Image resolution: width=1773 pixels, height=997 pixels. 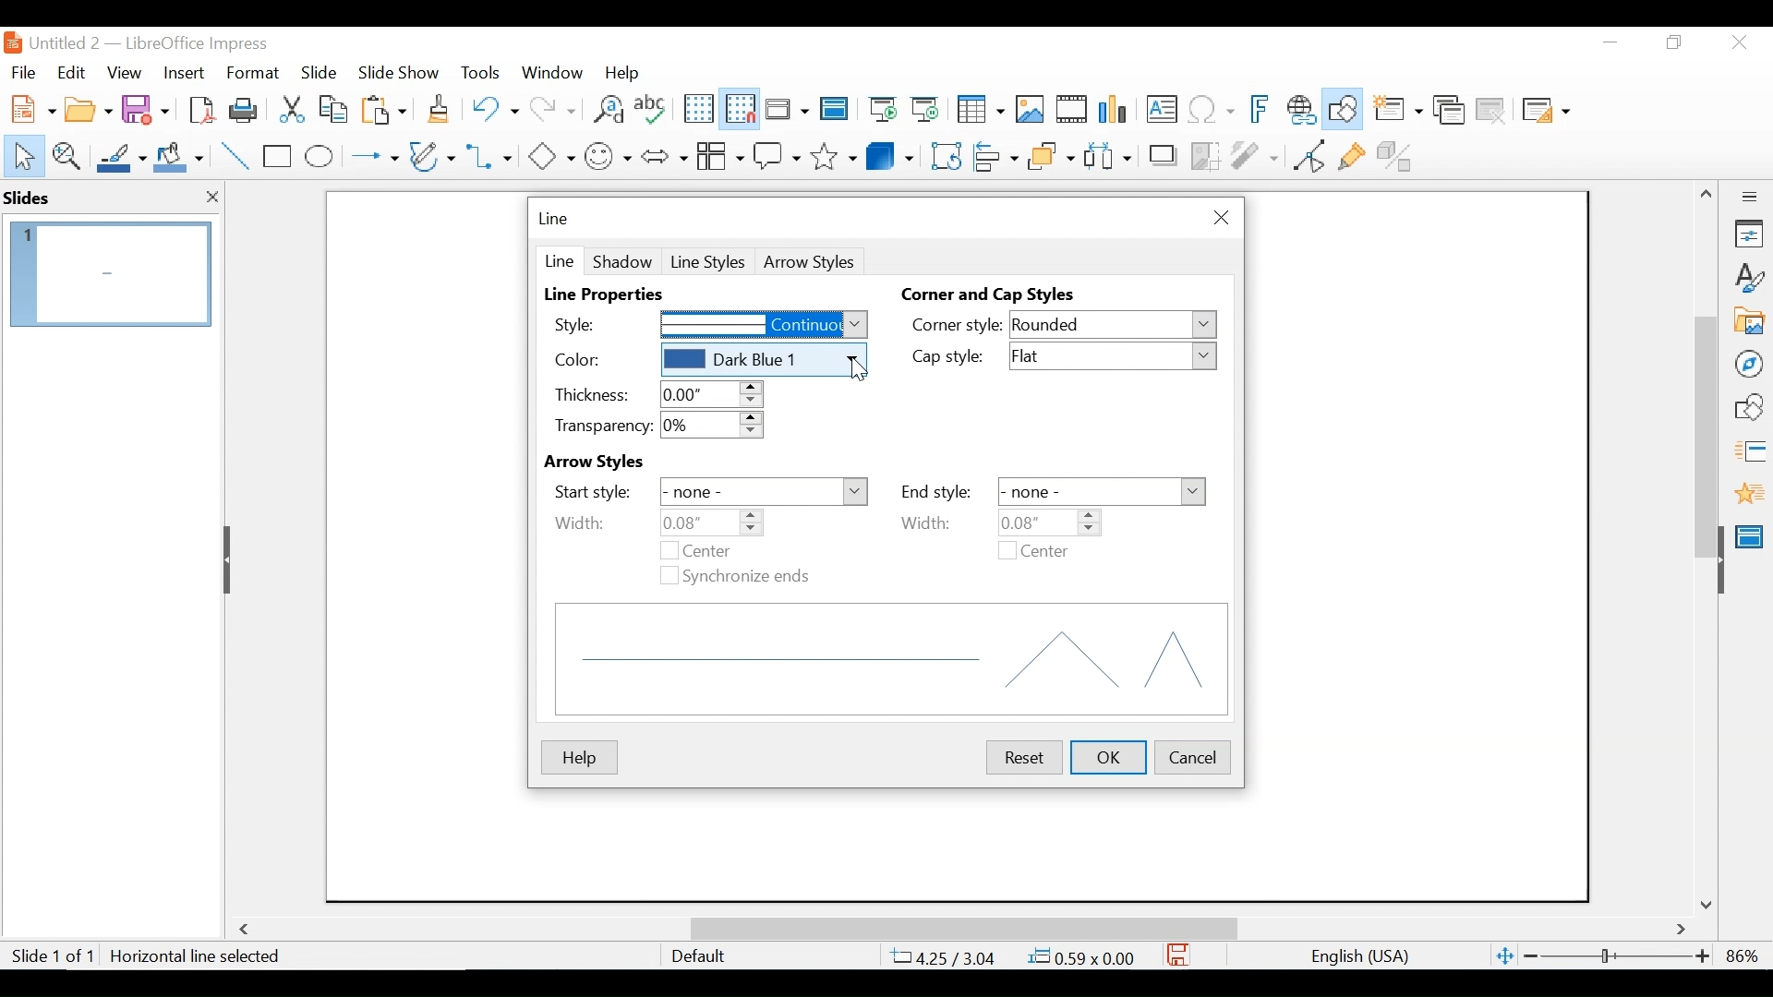 I want to click on Format, so click(x=254, y=73).